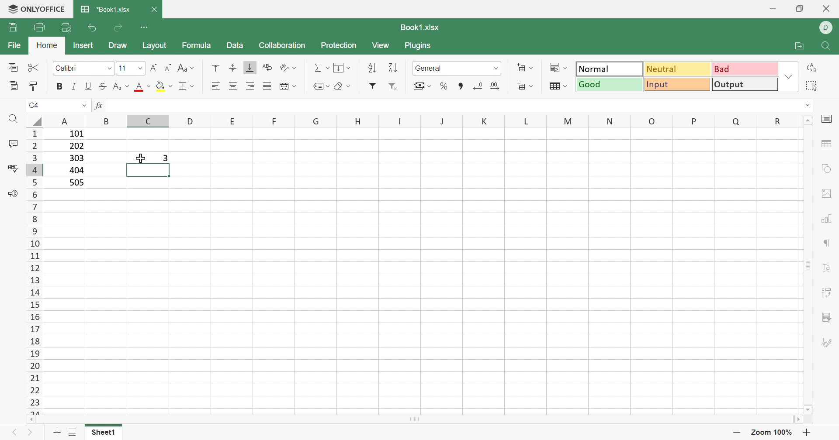 This screenshot has height=440, width=839. Describe the element at coordinates (827, 28) in the screenshot. I see `DELL` at that location.